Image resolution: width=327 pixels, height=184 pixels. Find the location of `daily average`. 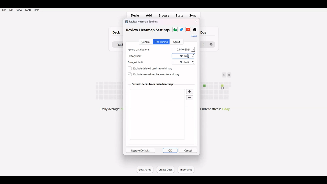

daily average is located at coordinates (110, 110).